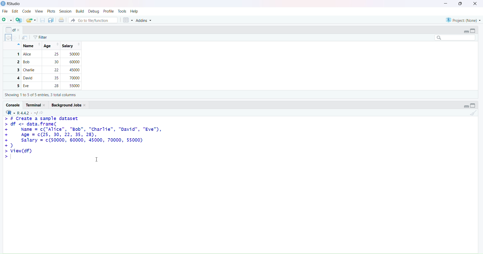  What do you see at coordinates (145, 21) in the screenshot?
I see `addins` at bounding box center [145, 21].